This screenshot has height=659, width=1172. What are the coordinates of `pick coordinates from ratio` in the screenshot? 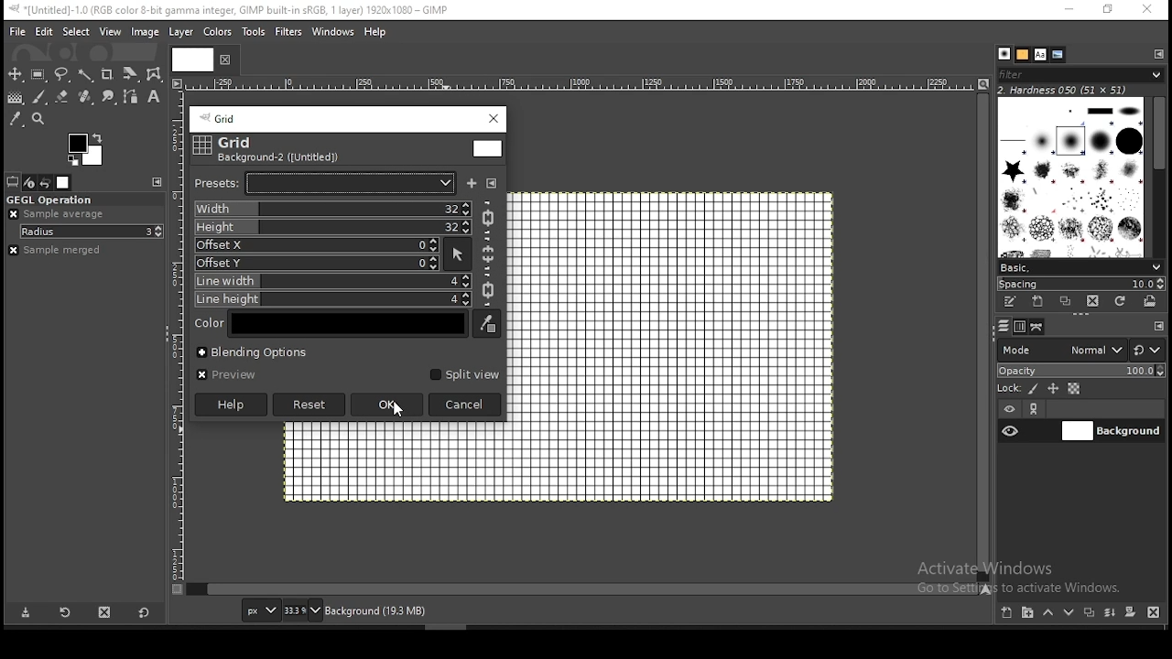 It's located at (458, 254).